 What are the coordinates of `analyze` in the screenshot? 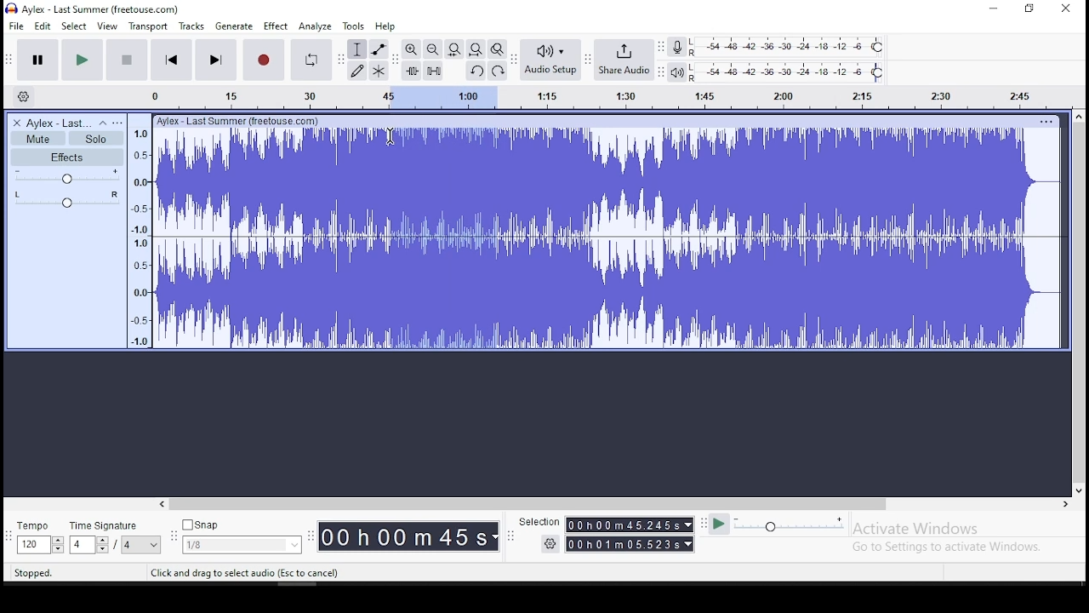 It's located at (316, 26).